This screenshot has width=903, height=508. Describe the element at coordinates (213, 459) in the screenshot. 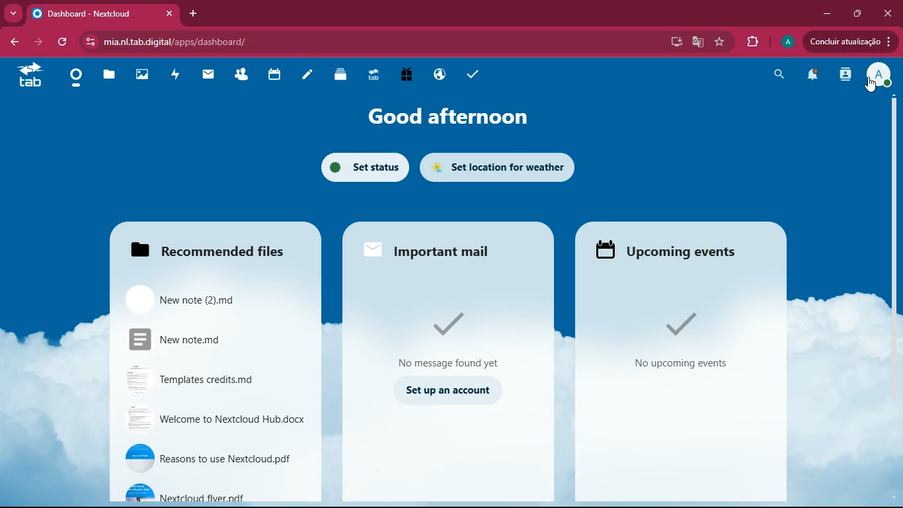

I see `Reasons to use Nextcloud.pdf` at that location.